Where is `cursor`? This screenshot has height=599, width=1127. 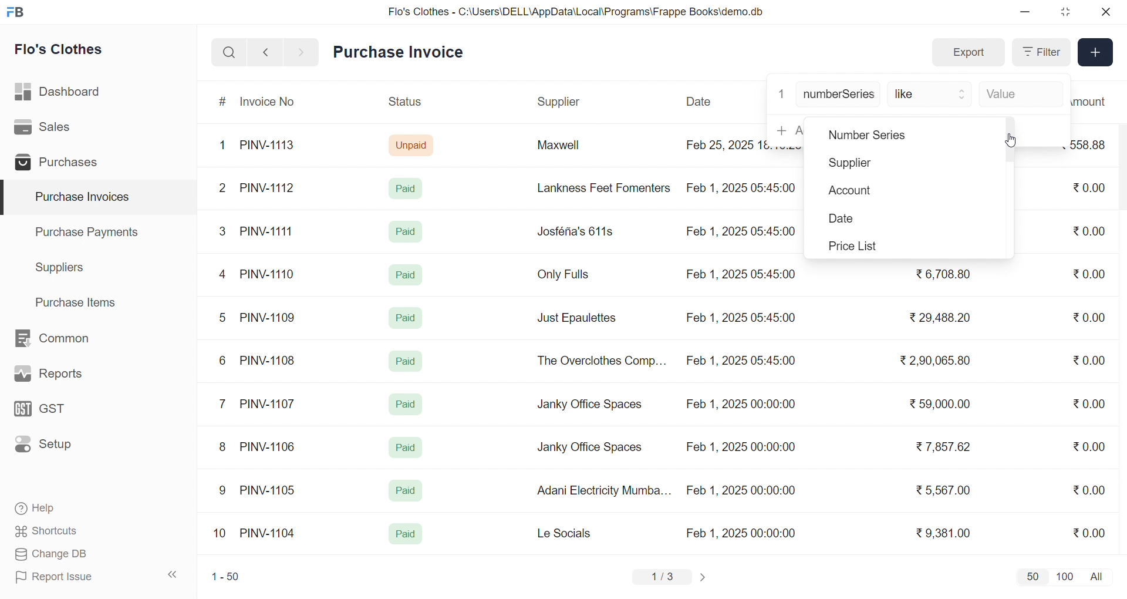
cursor is located at coordinates (1007, 139).